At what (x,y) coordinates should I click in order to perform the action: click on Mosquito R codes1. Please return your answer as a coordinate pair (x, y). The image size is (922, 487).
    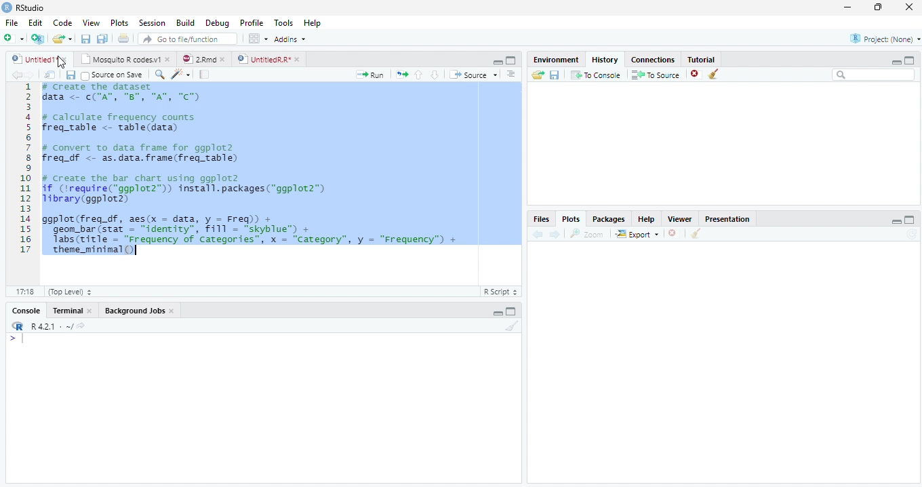
    Looking at the image, I should click on (125, 61).